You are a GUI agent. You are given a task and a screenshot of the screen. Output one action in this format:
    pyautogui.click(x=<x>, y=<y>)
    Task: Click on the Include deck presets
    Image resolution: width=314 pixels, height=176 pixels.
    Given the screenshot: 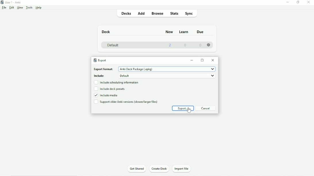 What is the action you would take?
    pyautogui.click(x=110, y=89)
    